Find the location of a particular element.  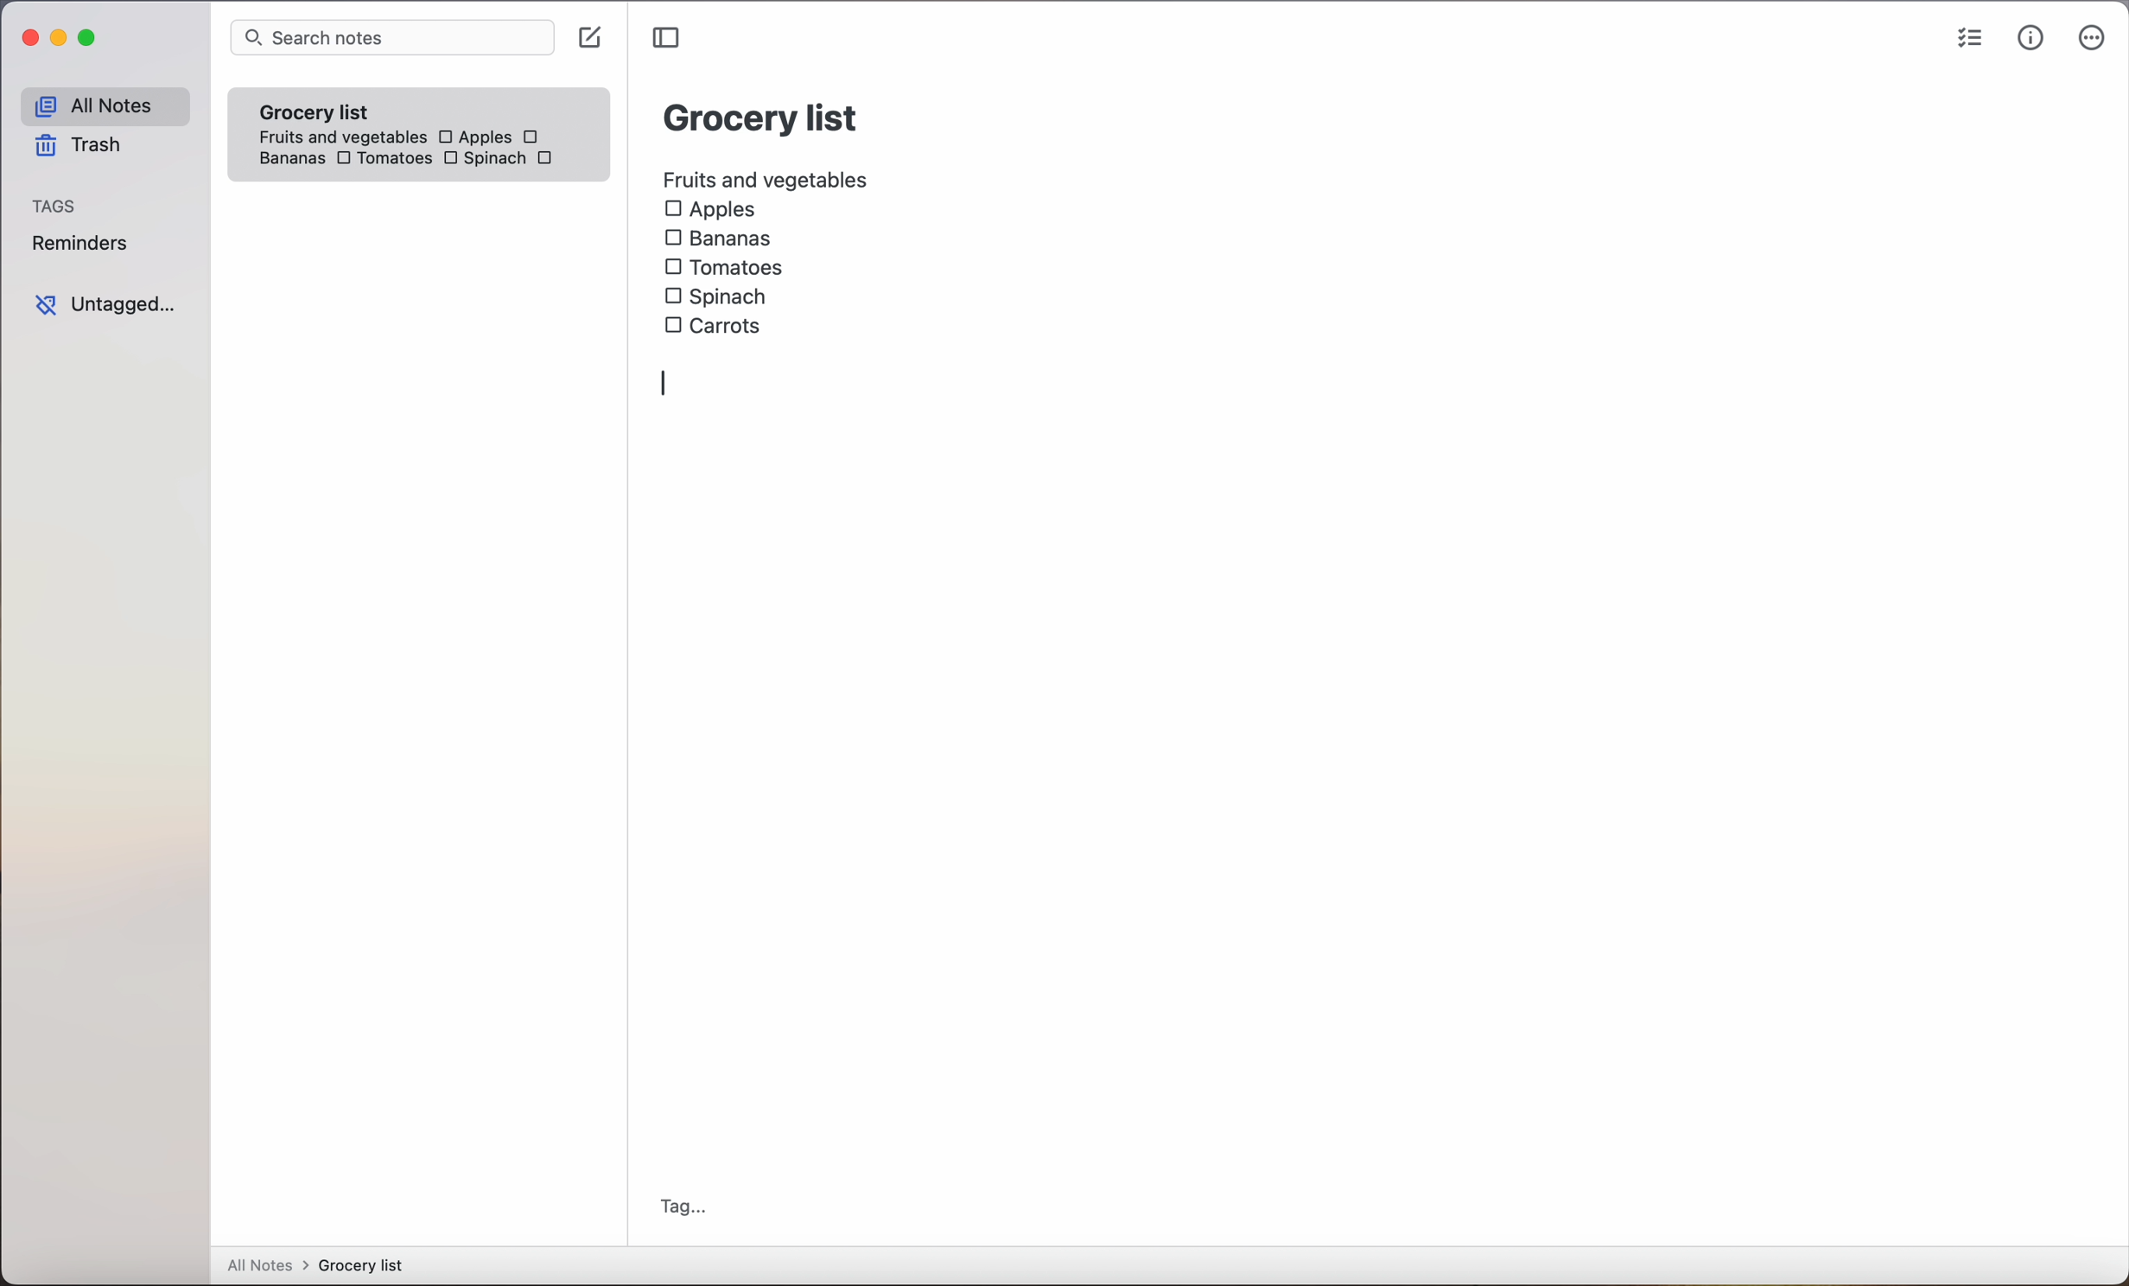

untagged is located at coordinates (105, 305).